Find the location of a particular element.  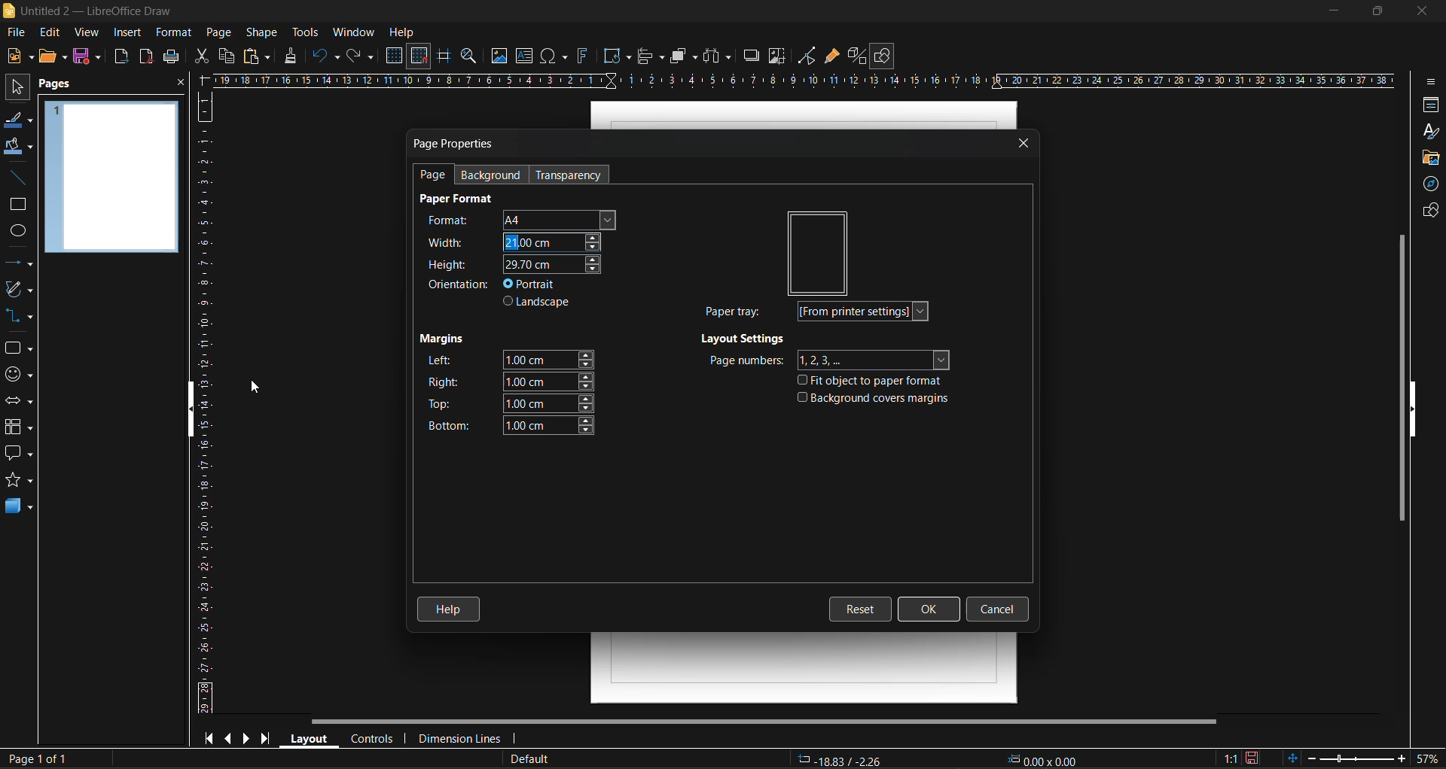

minimize is located at coordinates (1329, 11).